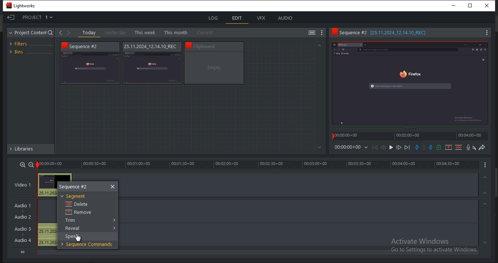 The image size is (498, 263). I want to click on Audio 2, so click(23, 217).